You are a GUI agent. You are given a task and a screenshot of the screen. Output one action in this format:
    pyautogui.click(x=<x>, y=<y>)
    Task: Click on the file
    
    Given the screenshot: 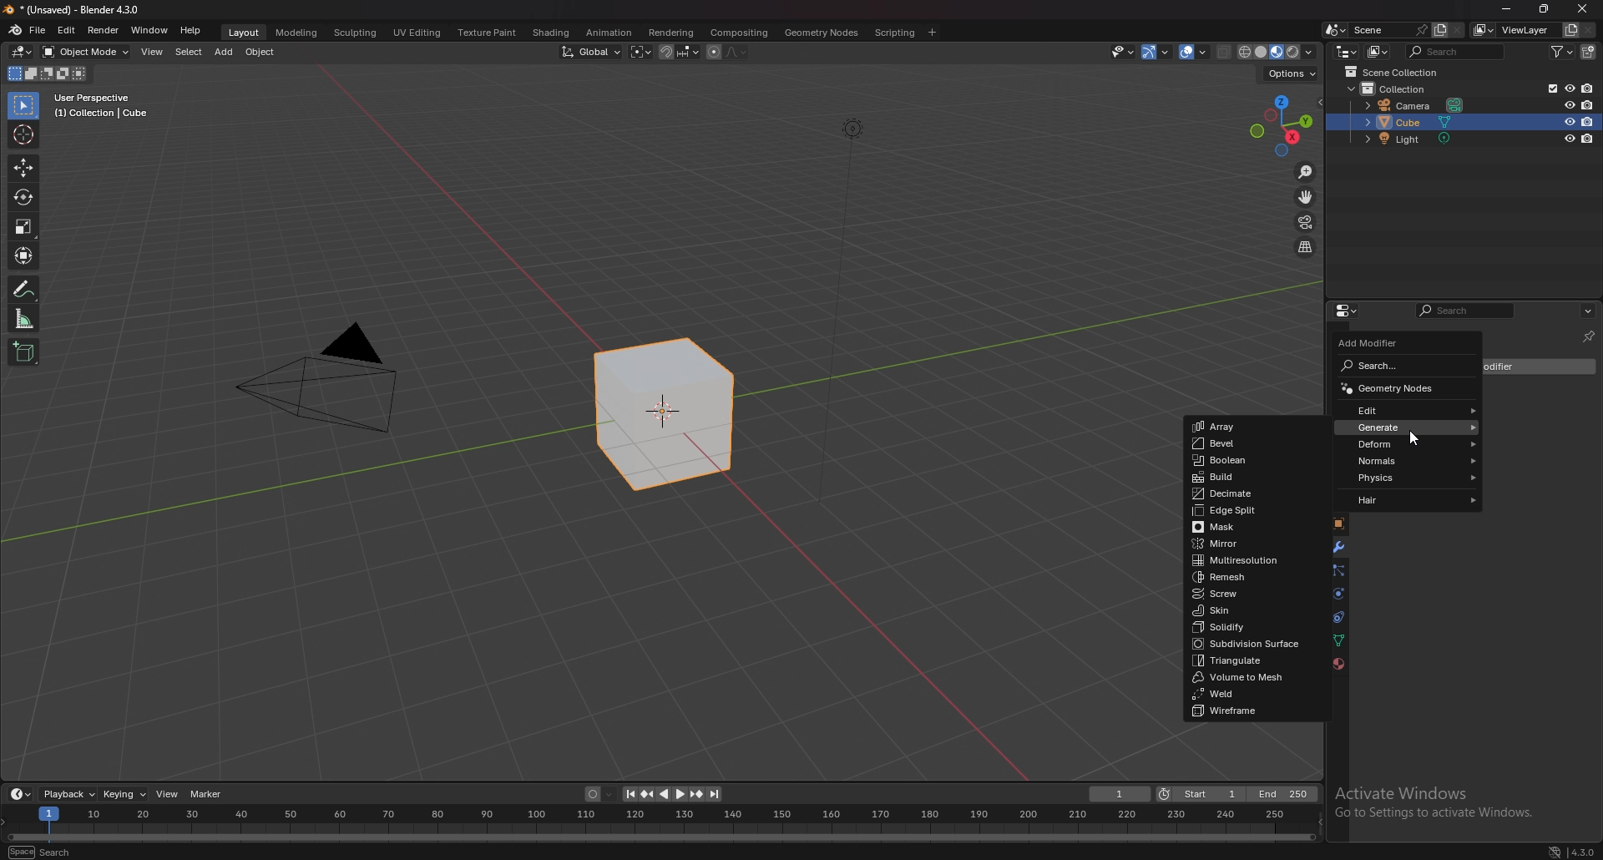 What is the action you would take?
    pyautogui.click(x=38, y=31)
    